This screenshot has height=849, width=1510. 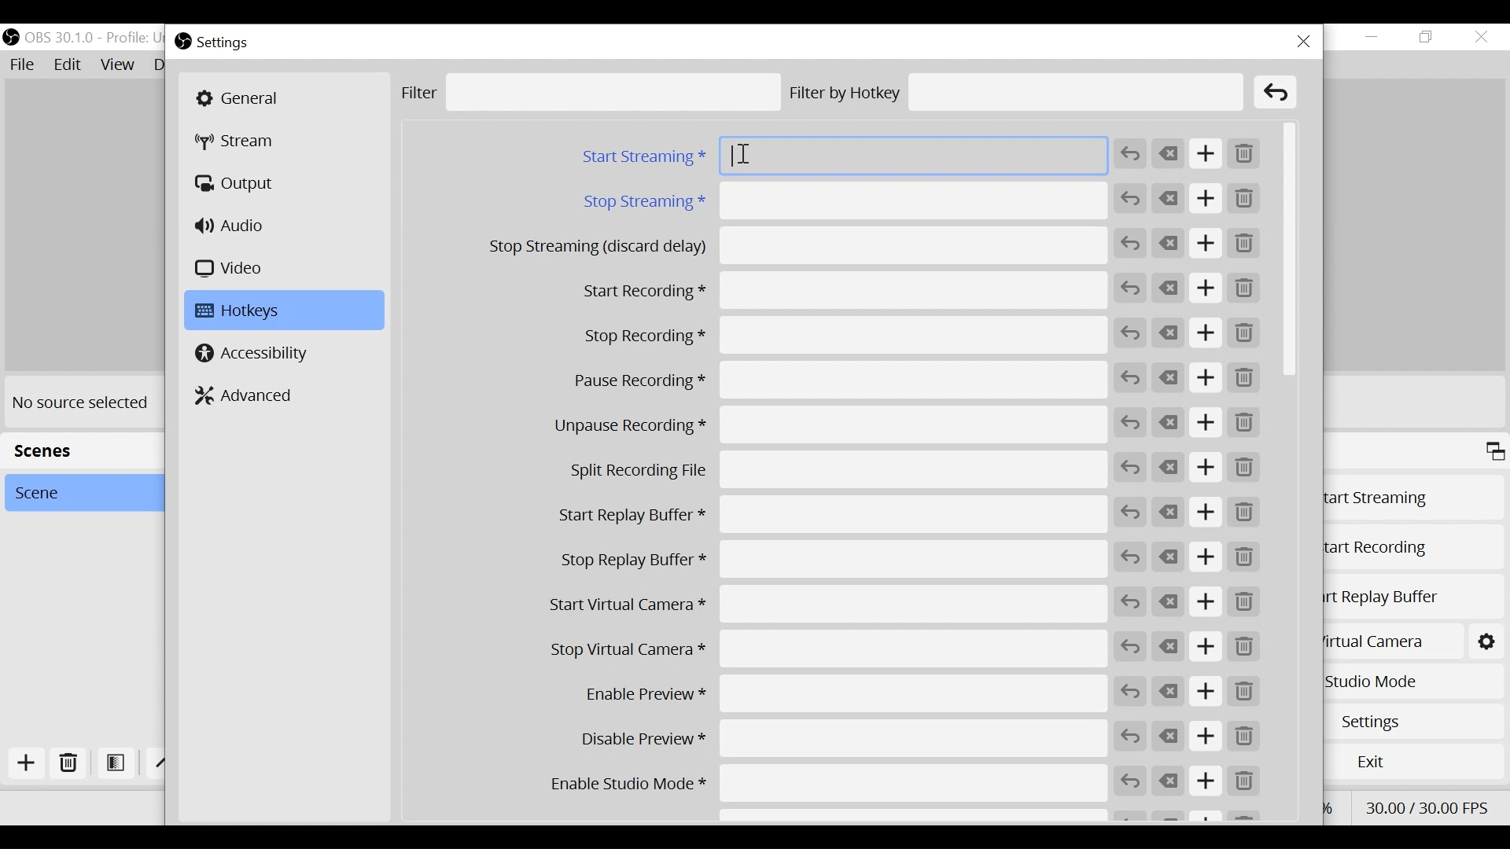 I want to click on OBS Version, so click(x=96, y=39).